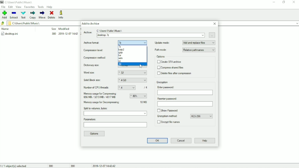 The height and width of the screenshot is (168, 299). What do you see at coordinates (176, 74) in the screenshot?
I see `Delete files after compression` at bounding box center [176, 74].